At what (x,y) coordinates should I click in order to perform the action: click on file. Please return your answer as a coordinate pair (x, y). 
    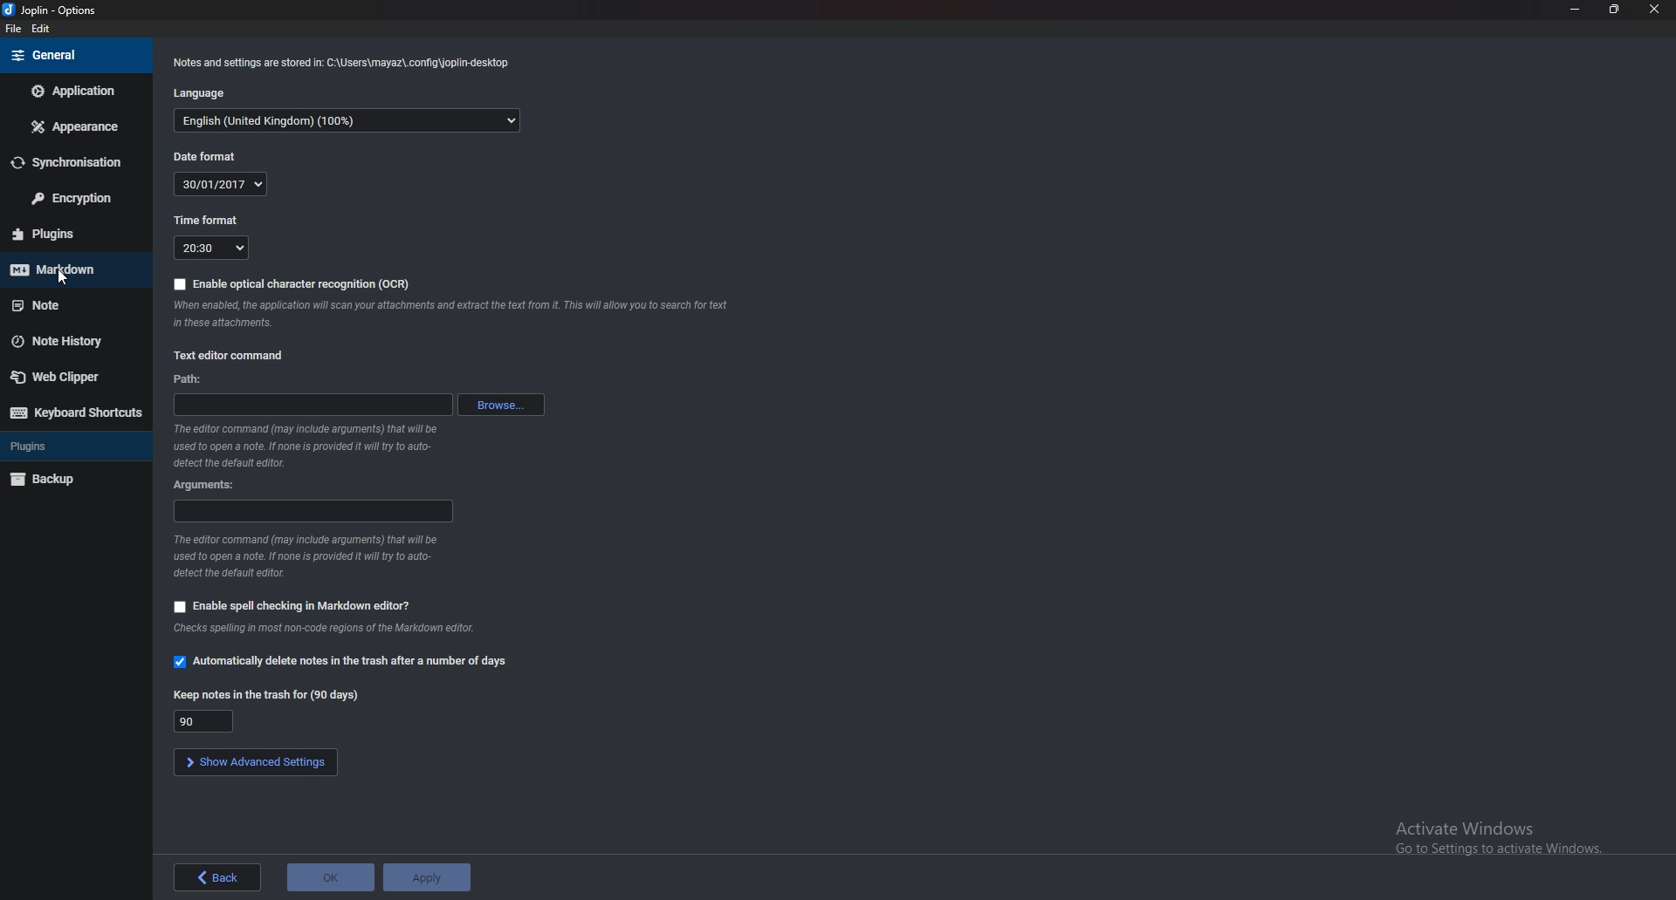
    Looking at the image, I should click on (12, 31).